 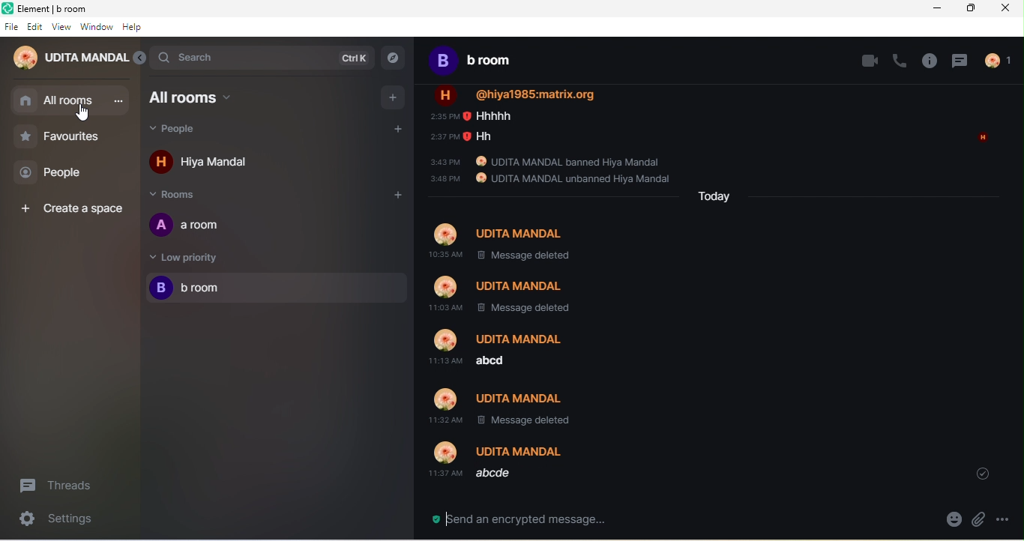 What do you see at coordinates (927, 61) in the screenshot?
I see `info` at bounding box center [927, 61].